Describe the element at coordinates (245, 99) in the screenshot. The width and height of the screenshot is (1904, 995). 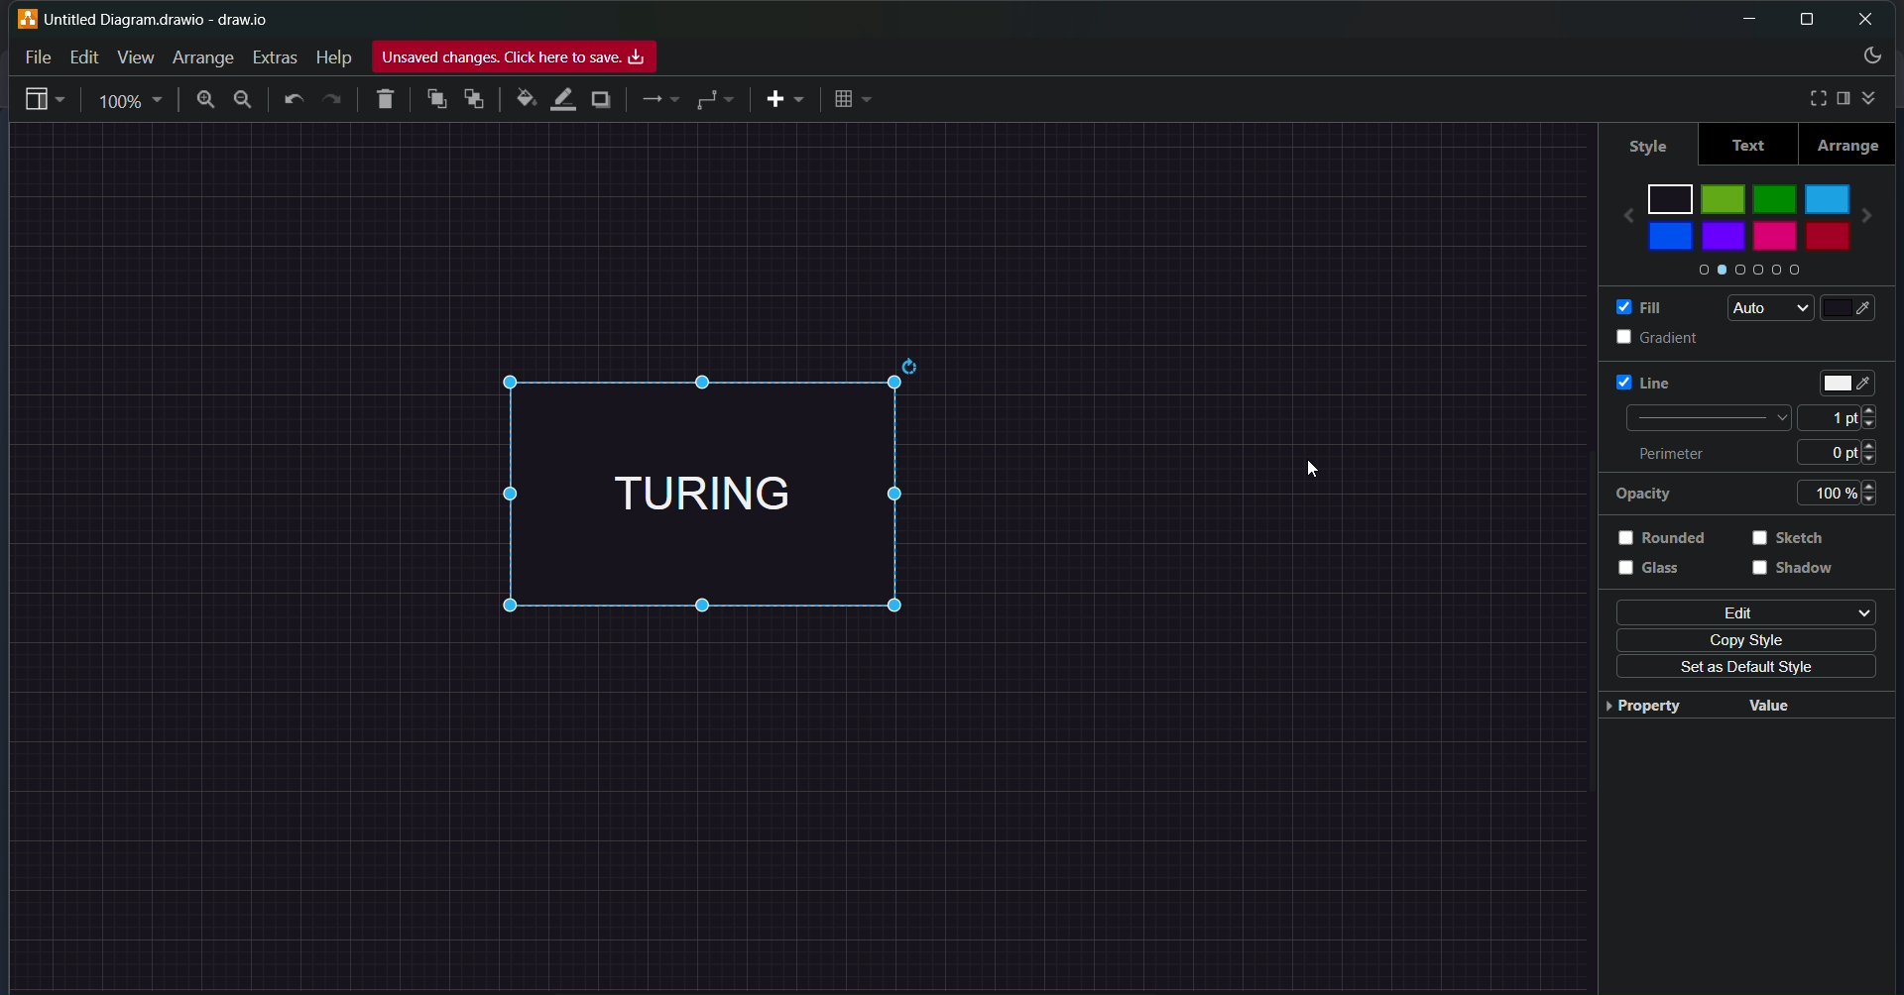
I see `zoom out` at that location.